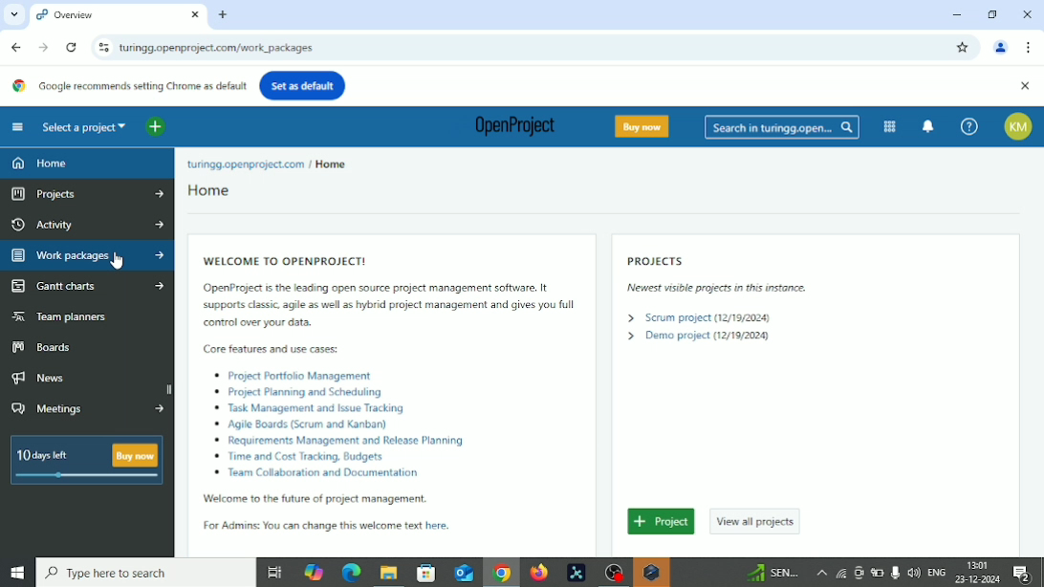 This screenshot has height=587, width=1044. Describe the element at coordinates (315, 571) in the screenshot. I see `Copilot` at that location.